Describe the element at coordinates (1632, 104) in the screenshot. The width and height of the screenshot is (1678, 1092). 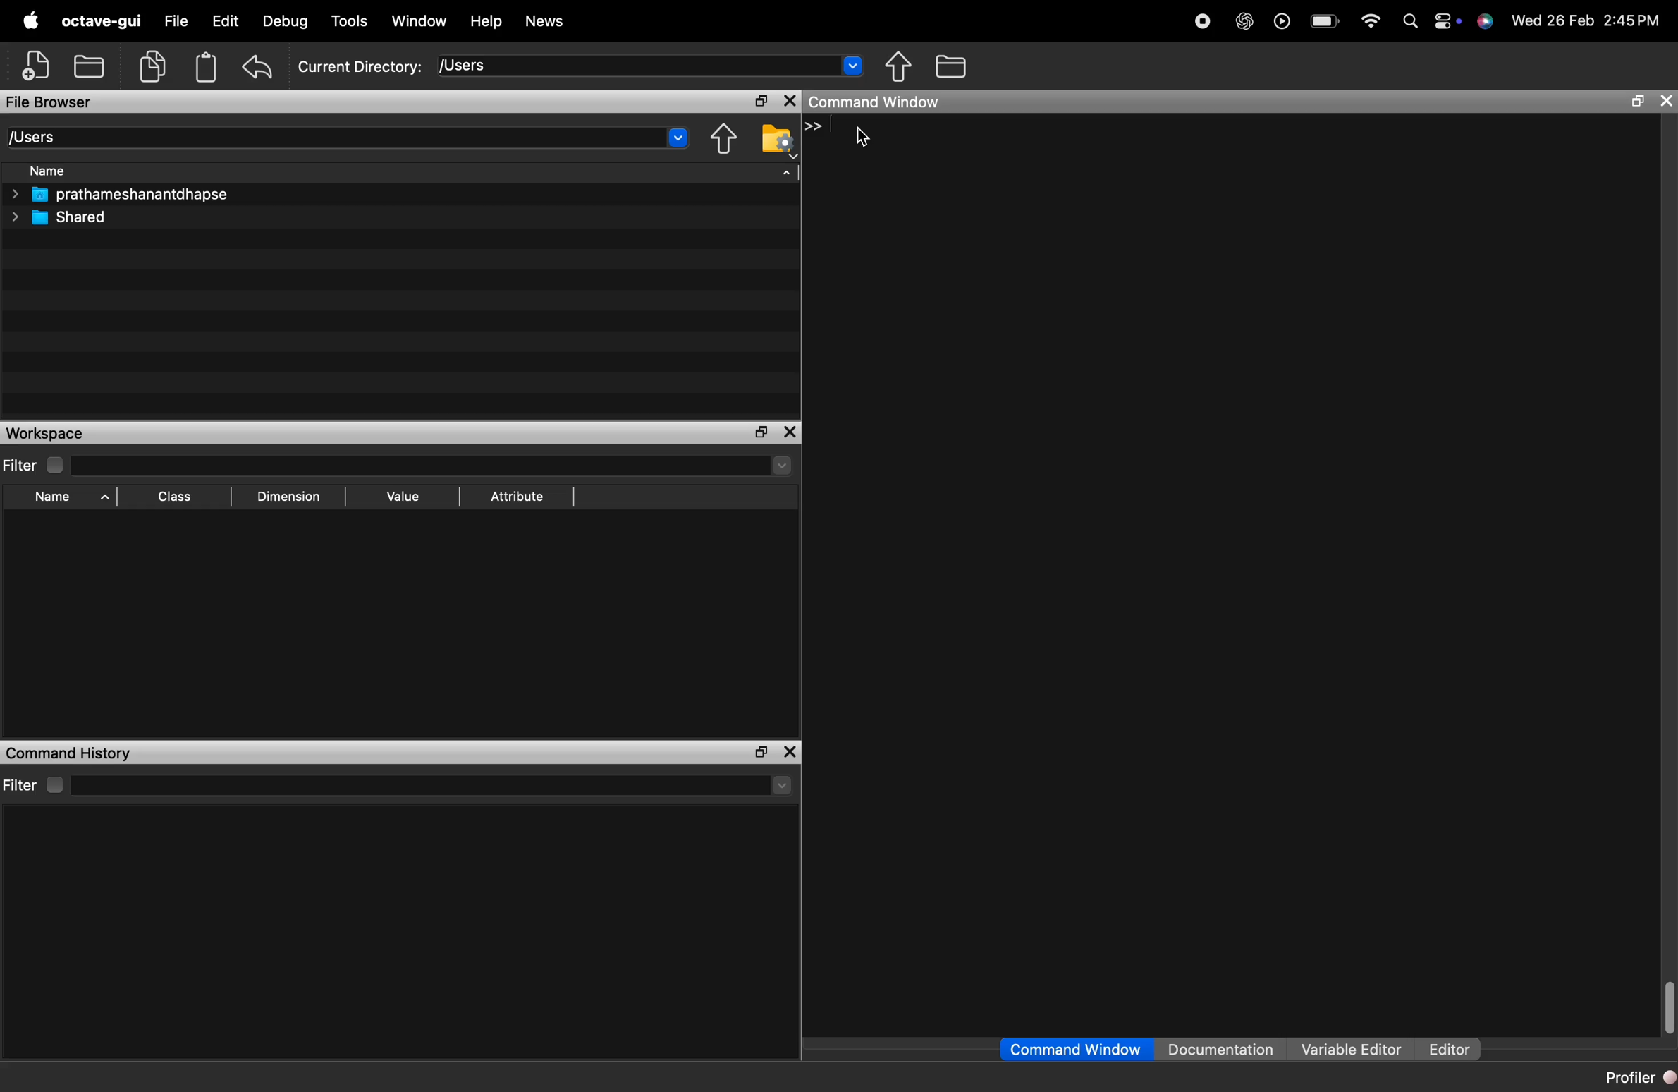
I see `maximise` at that location.